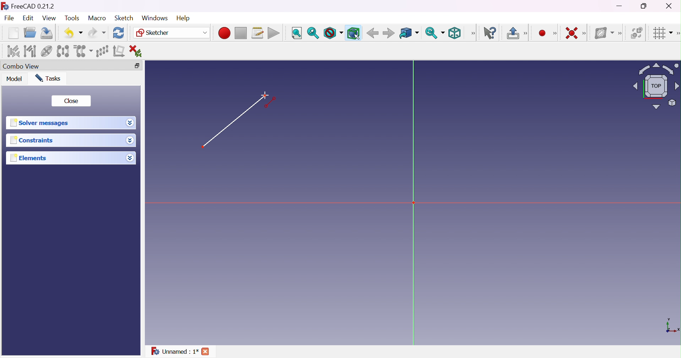 This screenshot has width=681, height=358. What do you see at coordinates (622, 34) in the screenshot?
I see `Sketcher B-spline tools` at bounding box center [622, 34].